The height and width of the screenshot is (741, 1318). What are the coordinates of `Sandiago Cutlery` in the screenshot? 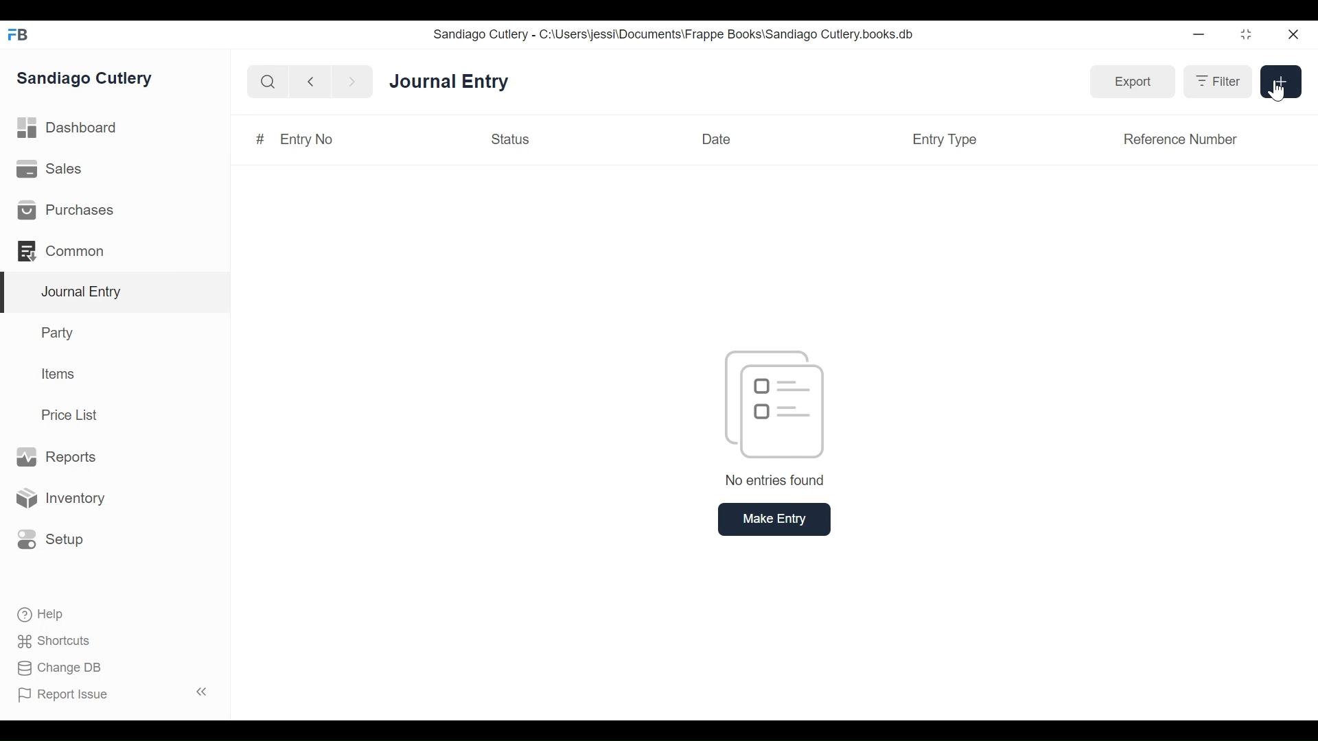 It's located at (86, 79).